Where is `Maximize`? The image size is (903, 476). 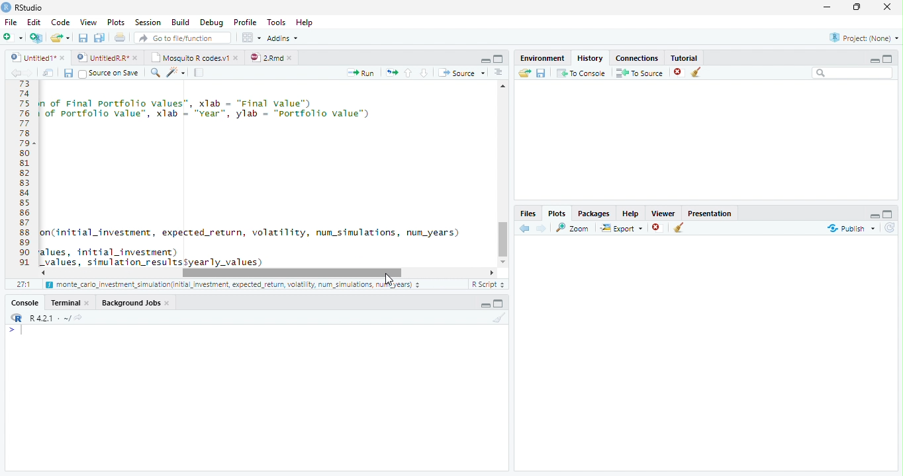 Maximize is located at coordinates (860, 8).